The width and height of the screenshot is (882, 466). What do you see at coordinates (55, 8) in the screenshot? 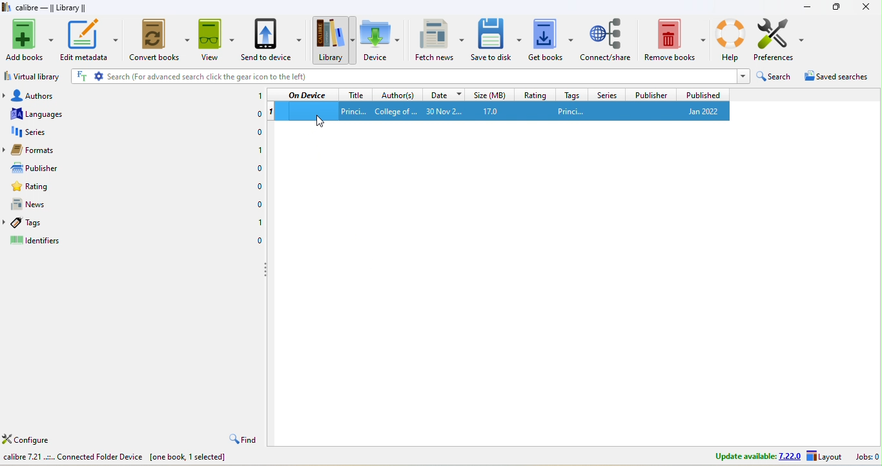
I see `calibre-library` at bounding box center [55, 8].